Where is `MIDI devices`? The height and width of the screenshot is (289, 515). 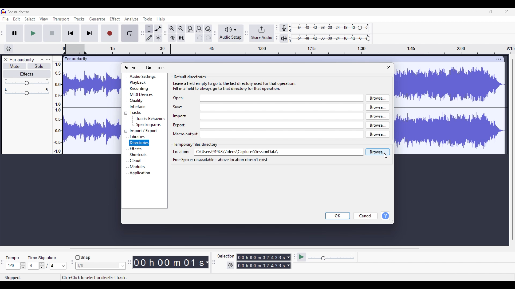 MIDI devices is located at coordinates (141, 94).